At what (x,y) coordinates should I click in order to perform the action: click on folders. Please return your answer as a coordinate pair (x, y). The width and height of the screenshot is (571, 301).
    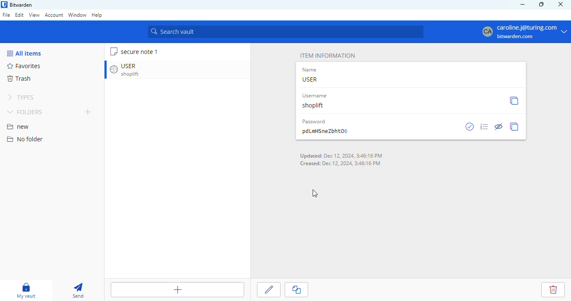
    Looking at the image, I should click on (27, 112).